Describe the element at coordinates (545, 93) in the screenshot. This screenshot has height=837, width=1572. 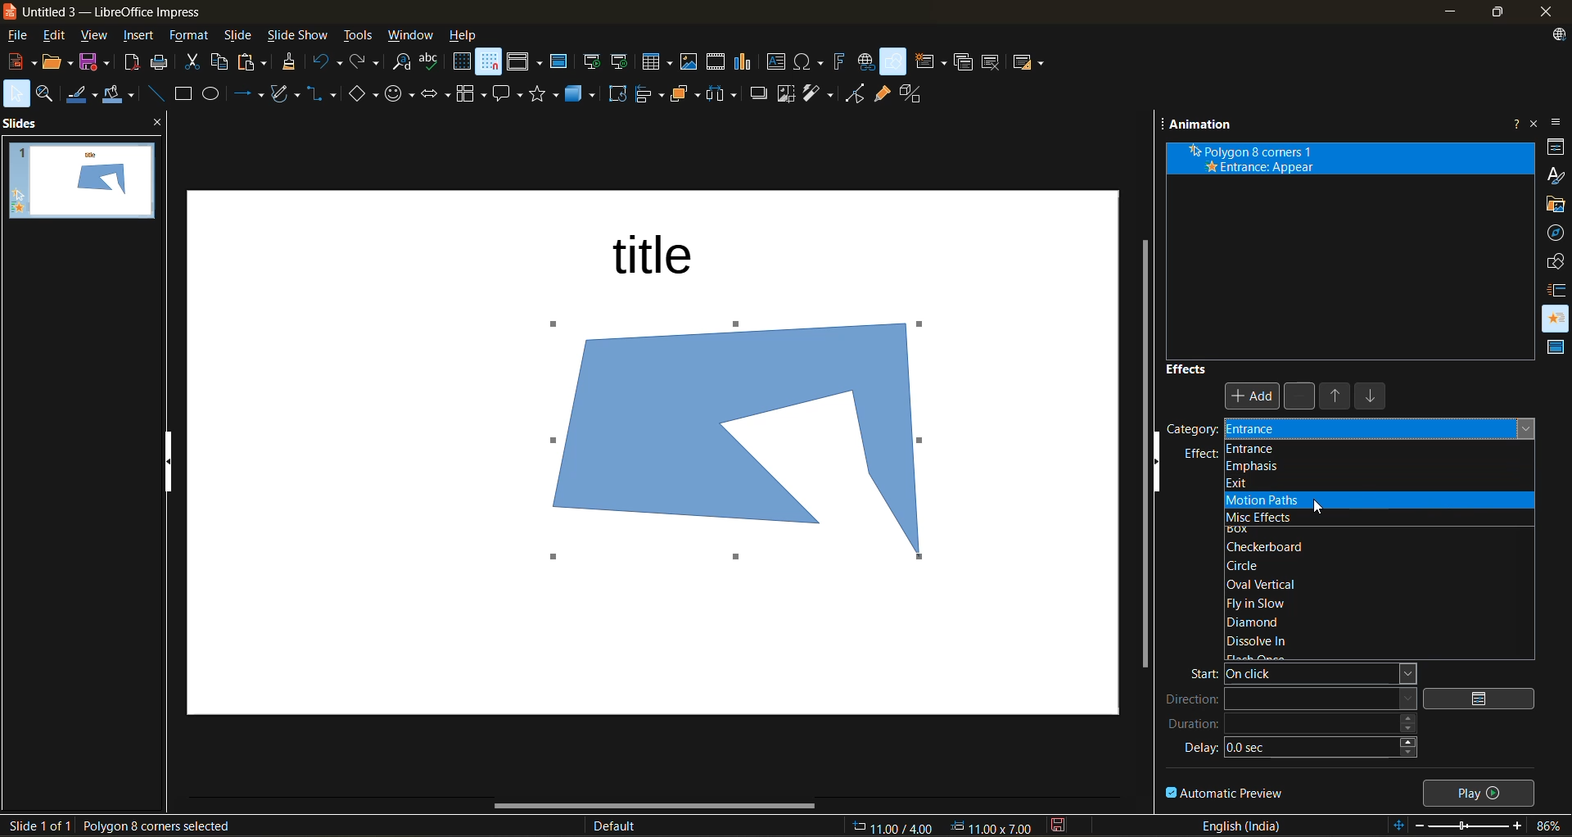
I see `stars and banners` at that location.